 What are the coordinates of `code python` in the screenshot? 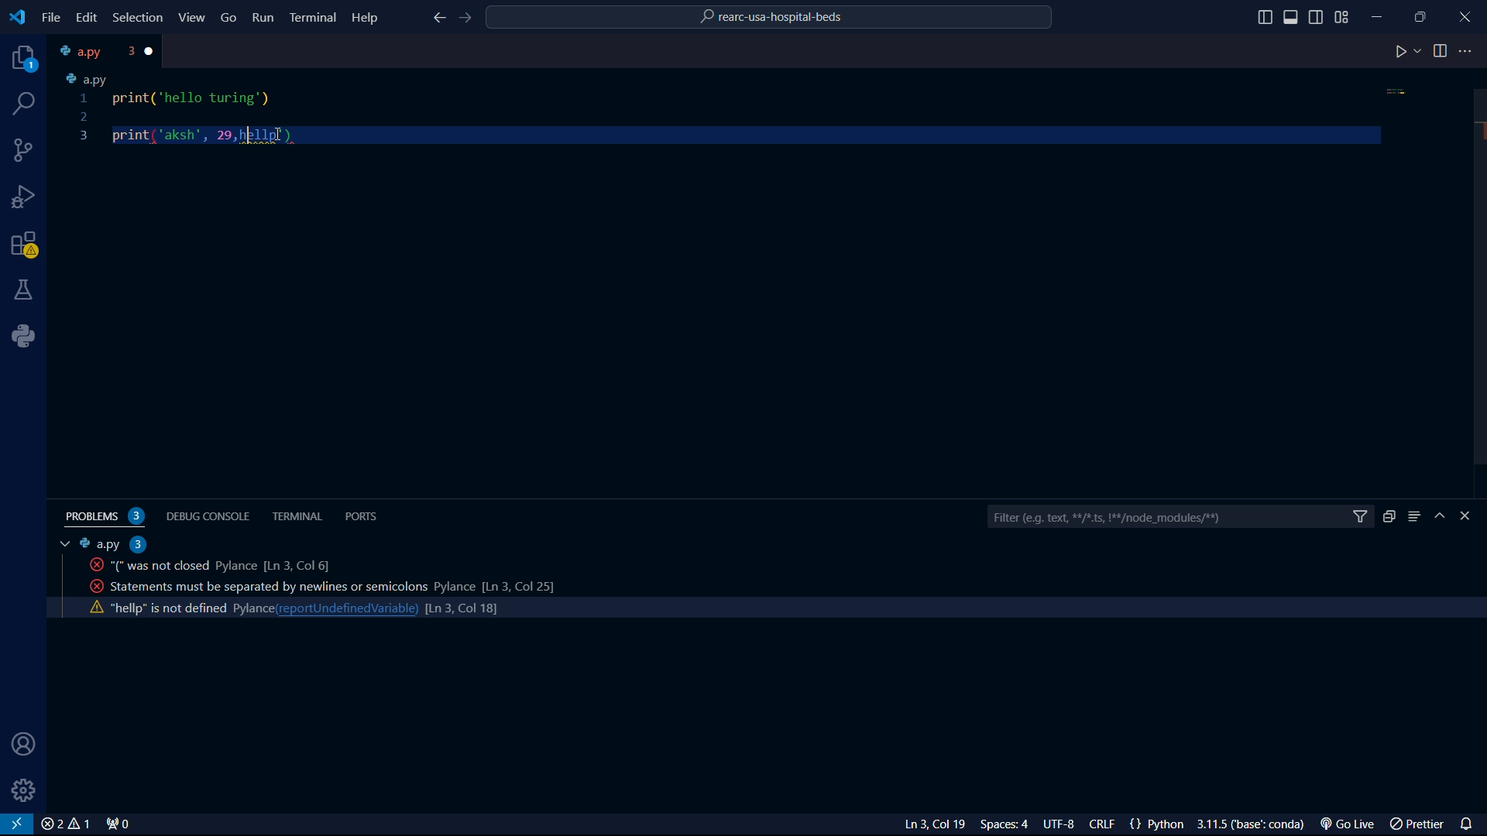 It's located at (732, 111).